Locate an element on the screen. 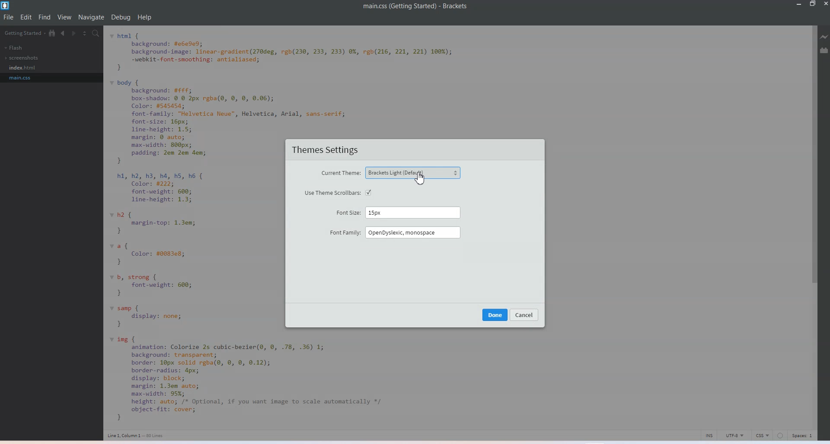 This screenshot has height=444, width=830. Font Size is located at coordinates (399, 212).